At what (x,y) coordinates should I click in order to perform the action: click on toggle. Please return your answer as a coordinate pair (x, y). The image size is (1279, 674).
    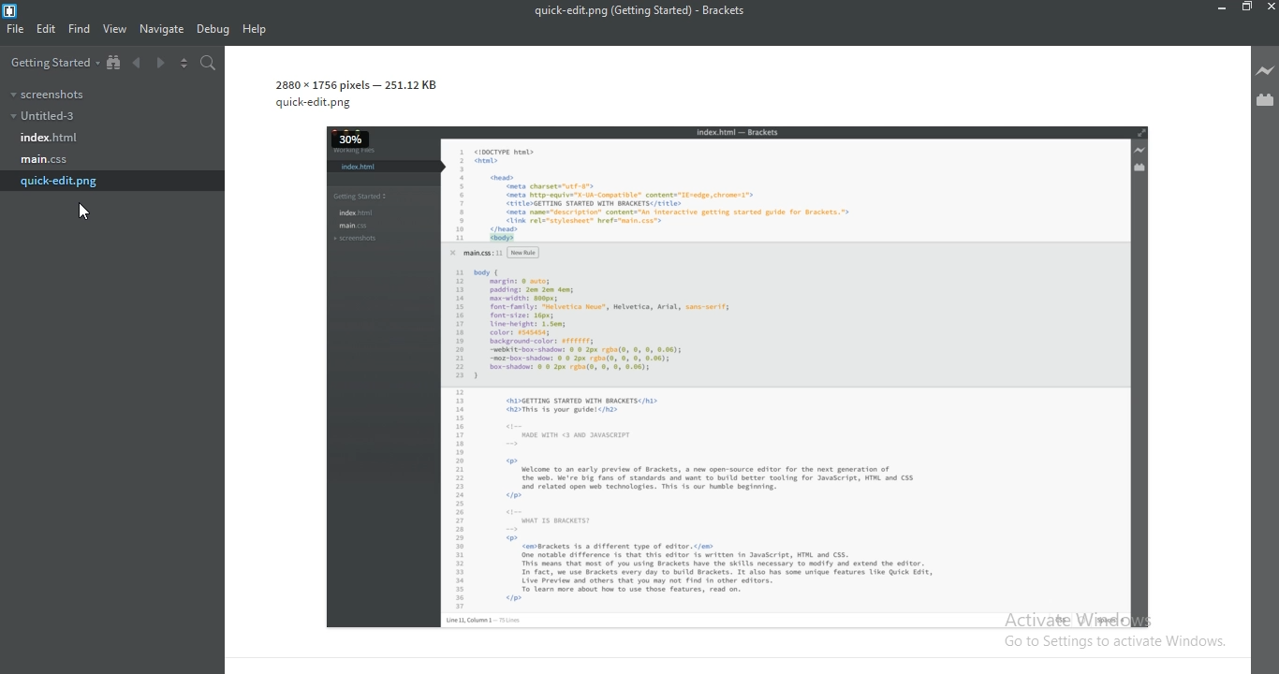
    Looking at the image, I should click on (184, 63).